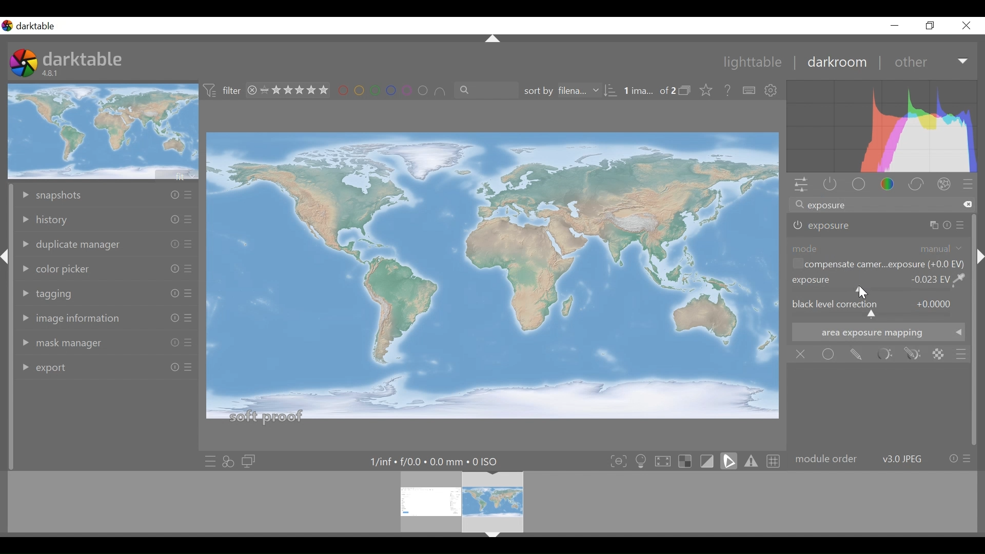  Describe the element at coordinates (860, 185) in the screenshot. I see `base` at that location.